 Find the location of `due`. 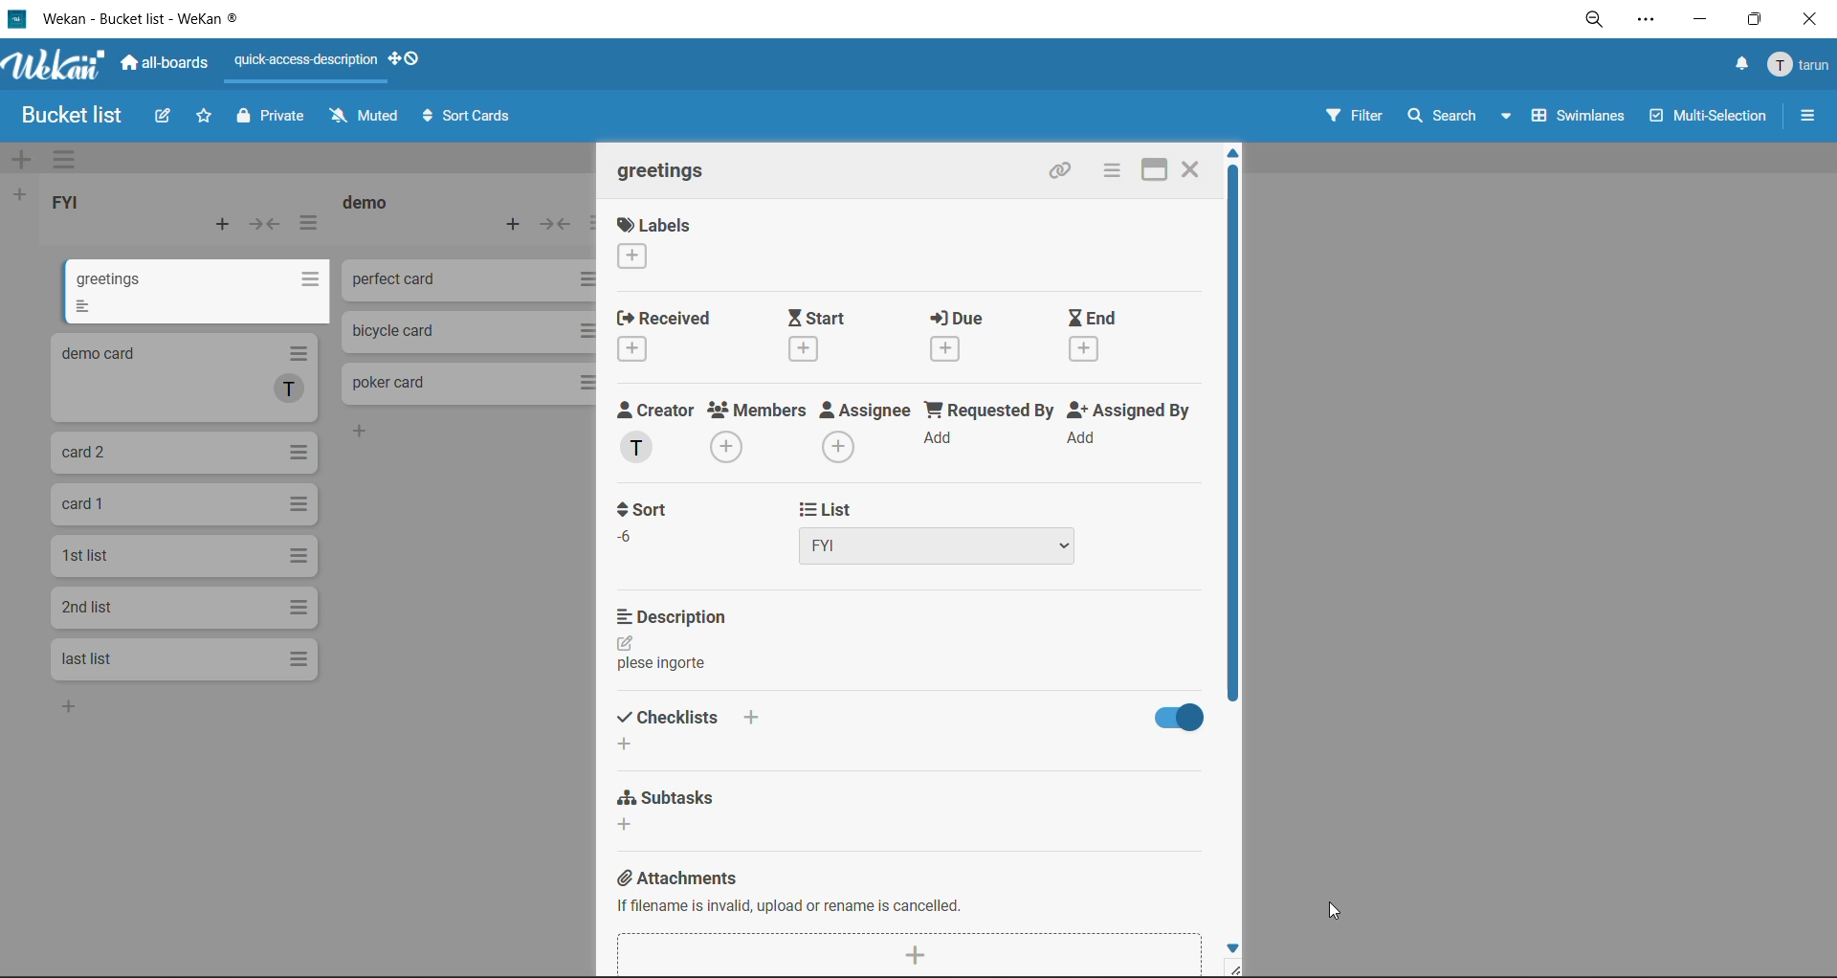

due is located at coordinates (951, 337).